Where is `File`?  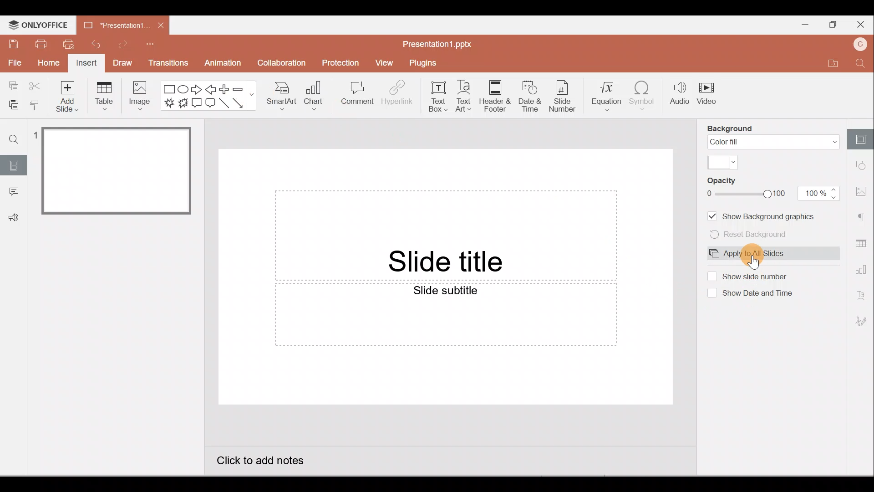 File is located at coordinates (14, 64).